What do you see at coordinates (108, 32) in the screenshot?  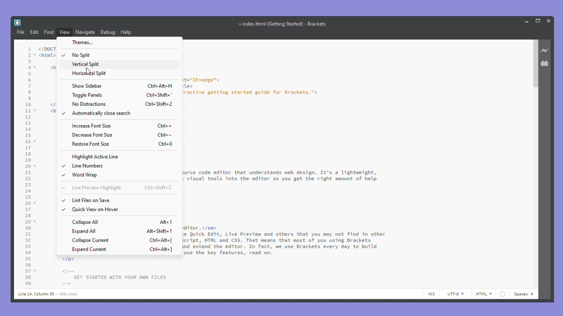 I see `Debug` at bounding box center [108, 32].